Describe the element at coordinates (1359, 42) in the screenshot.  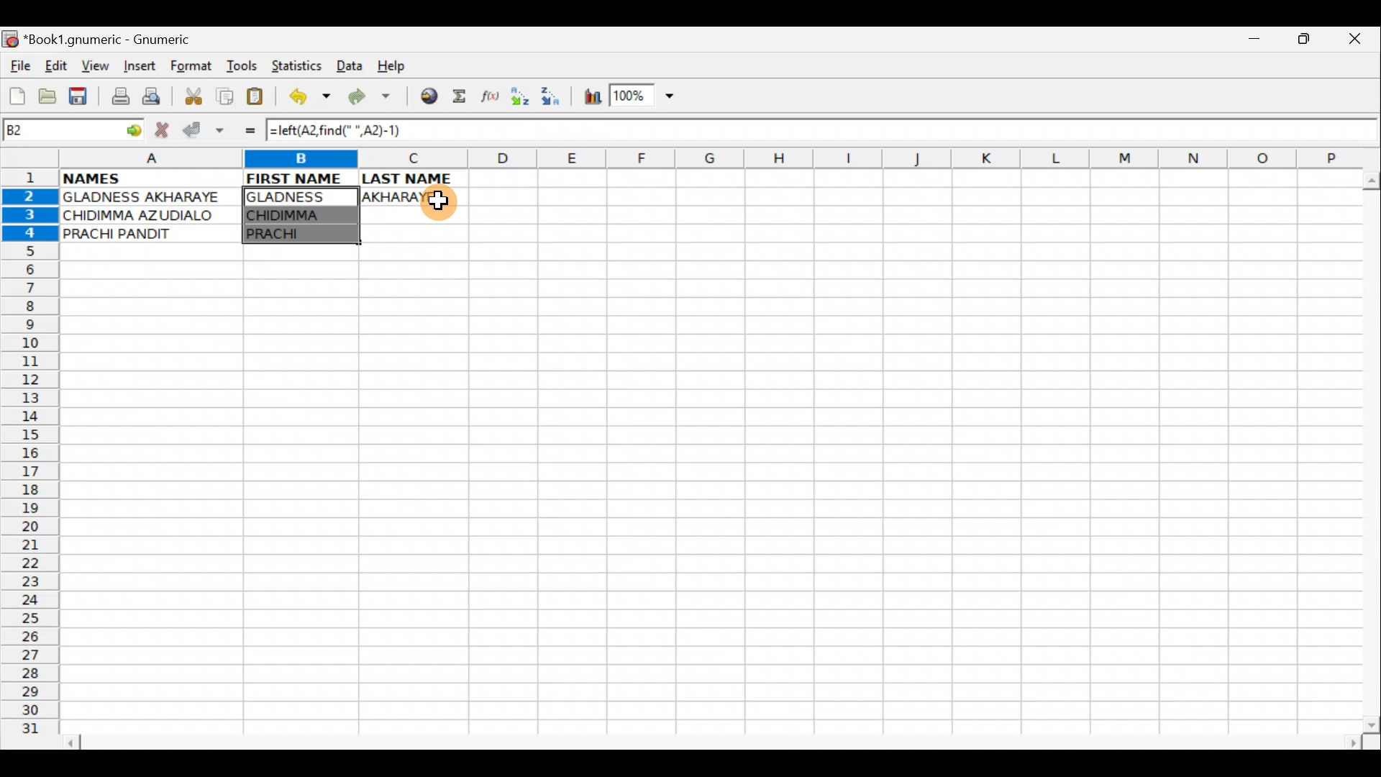
I see `Close` at that location.